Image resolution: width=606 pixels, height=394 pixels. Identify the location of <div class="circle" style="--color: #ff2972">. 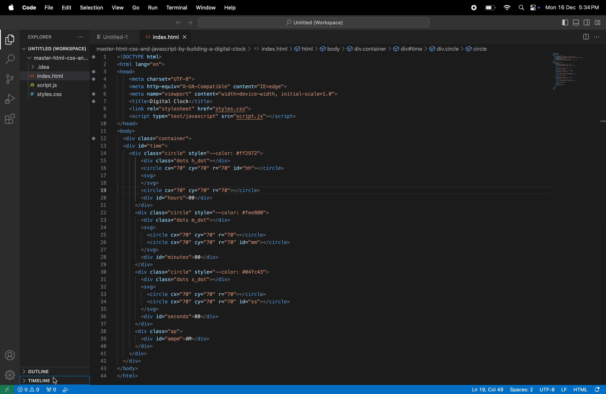
(195, 153).